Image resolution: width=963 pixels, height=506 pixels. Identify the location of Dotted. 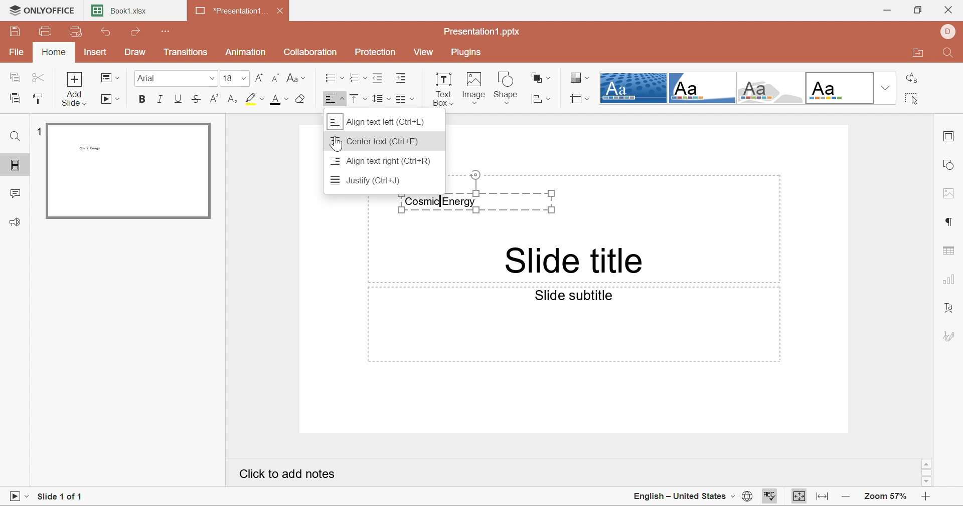
(633, 88).